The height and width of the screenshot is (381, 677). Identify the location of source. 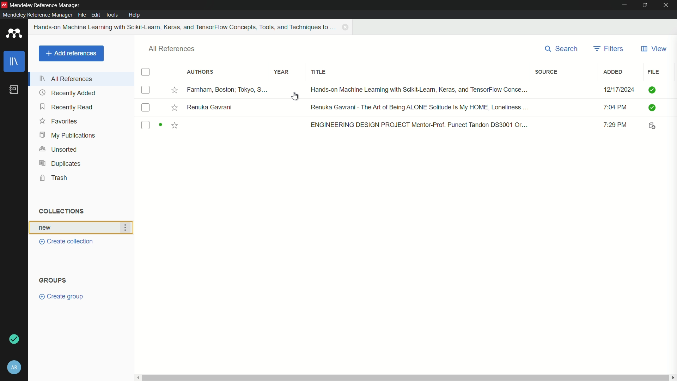
(547, 72).